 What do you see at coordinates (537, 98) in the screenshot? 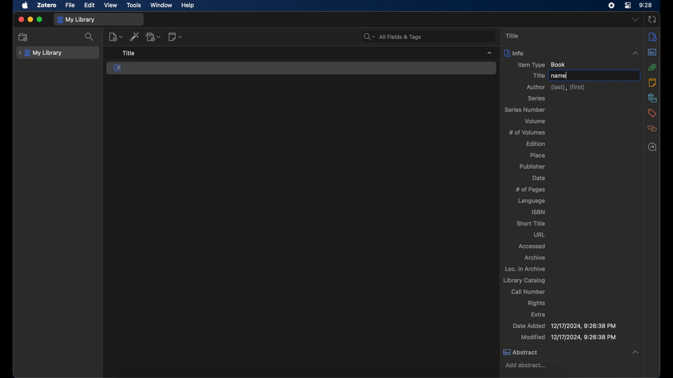
I see `series` at bounding box center [537, 98].